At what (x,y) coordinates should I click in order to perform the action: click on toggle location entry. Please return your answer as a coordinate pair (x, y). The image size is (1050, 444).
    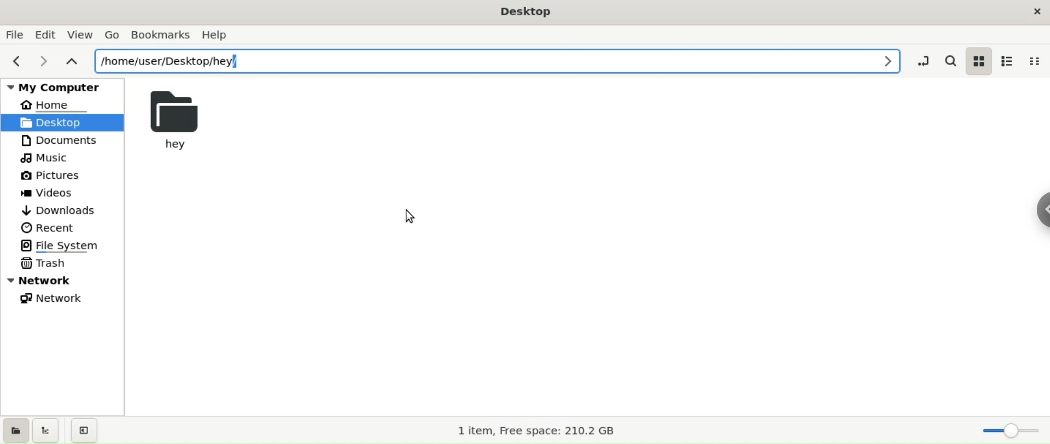
    Looking at the image, I should click on (923, 61).